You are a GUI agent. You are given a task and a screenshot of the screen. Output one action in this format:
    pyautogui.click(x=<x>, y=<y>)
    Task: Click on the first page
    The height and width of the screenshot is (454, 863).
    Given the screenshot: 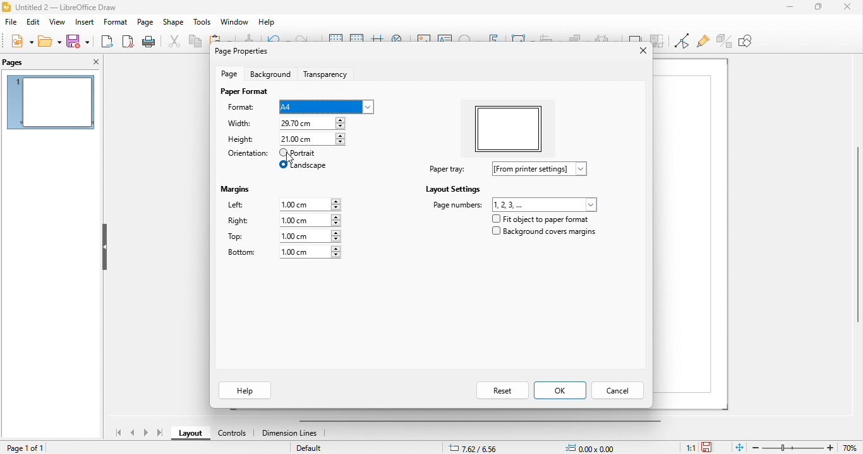 What is the action you would take?
    pyautogui.click(x=116, y=431)
    